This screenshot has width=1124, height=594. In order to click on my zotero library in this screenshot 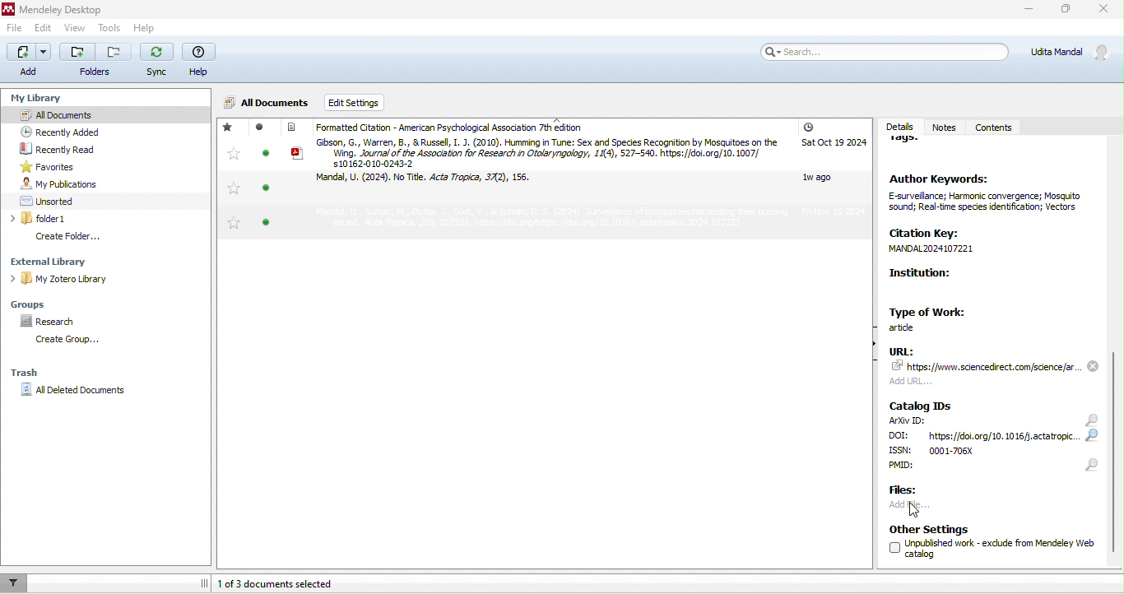, I will do `click(97, 278)`.